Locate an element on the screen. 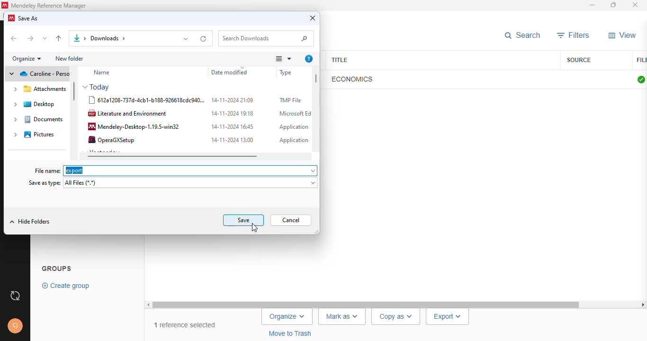 The width and height of the screenshot is (647, 341). forward is located at coordinates (30, 38).